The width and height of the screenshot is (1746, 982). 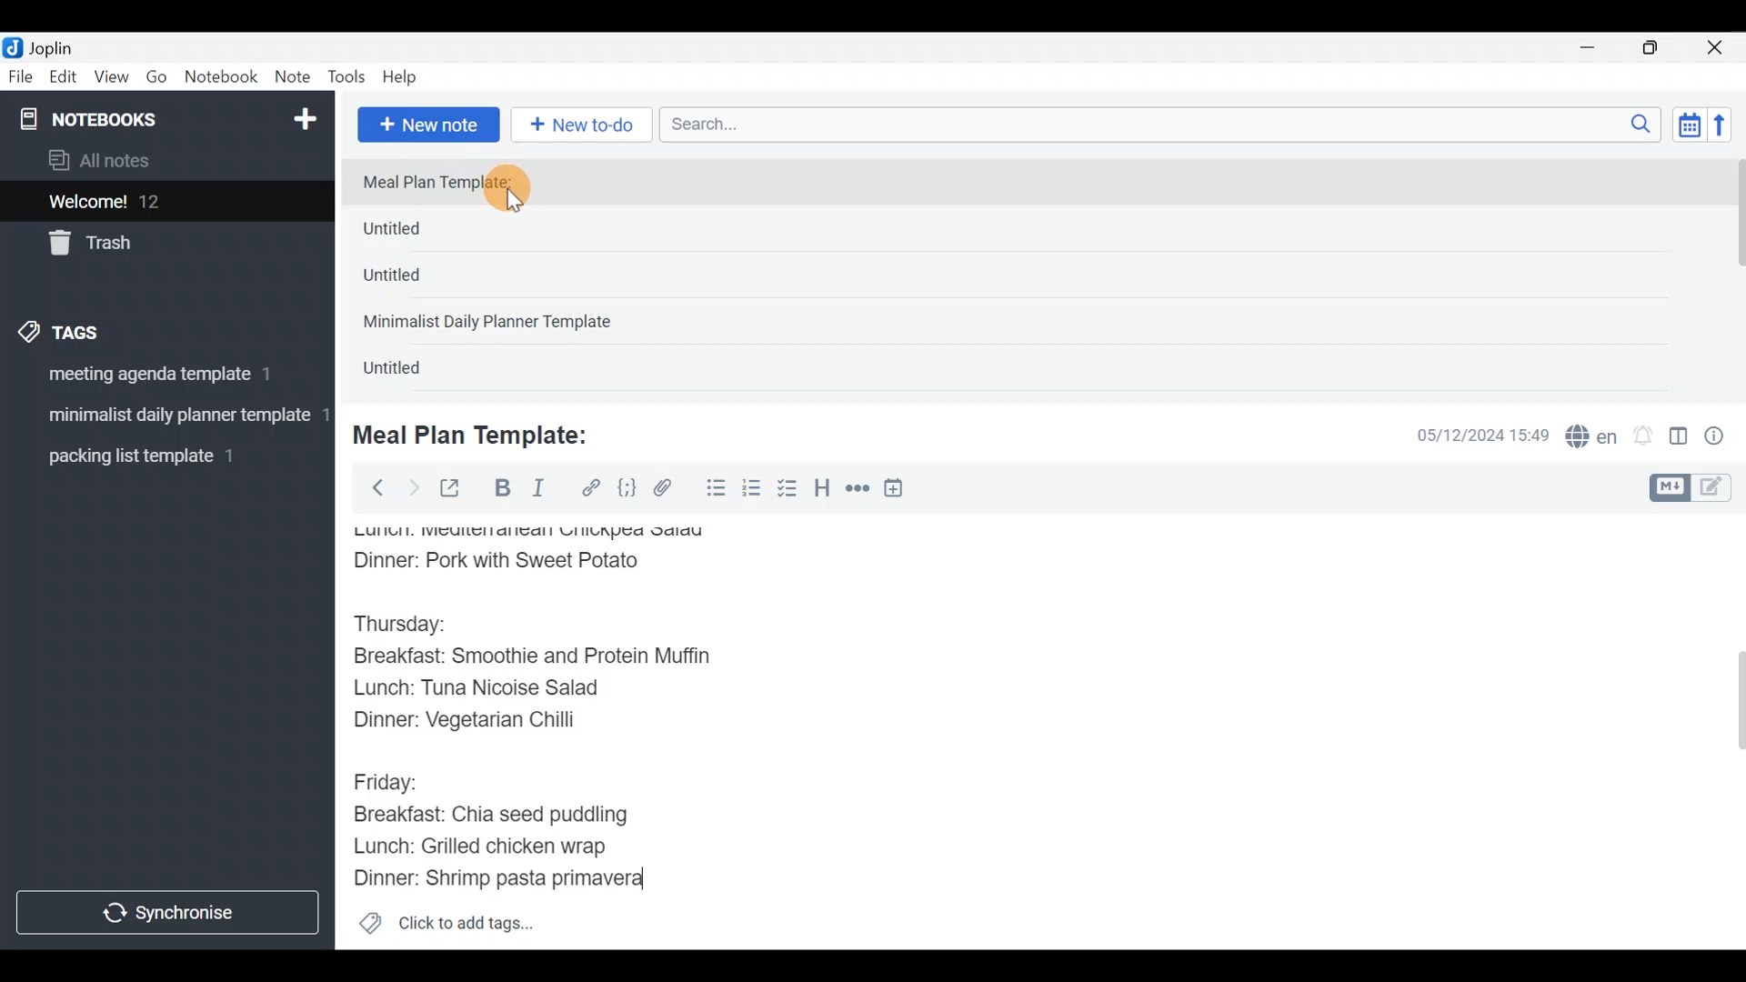 What do you see at coordinates (668, 490) in the screenshot?
I see `Attach file` at bounding box center [668, 490].